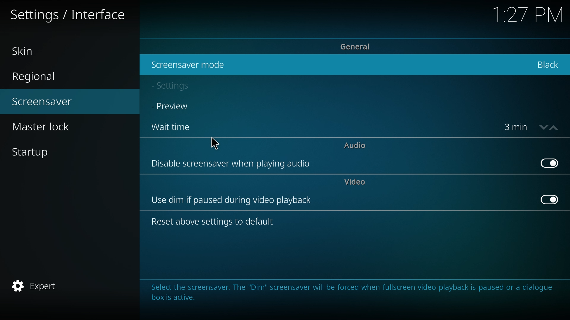 Image resolution: width=570 pixels, height=320 pixels. I want to click on screensaver, so click(58, 102).